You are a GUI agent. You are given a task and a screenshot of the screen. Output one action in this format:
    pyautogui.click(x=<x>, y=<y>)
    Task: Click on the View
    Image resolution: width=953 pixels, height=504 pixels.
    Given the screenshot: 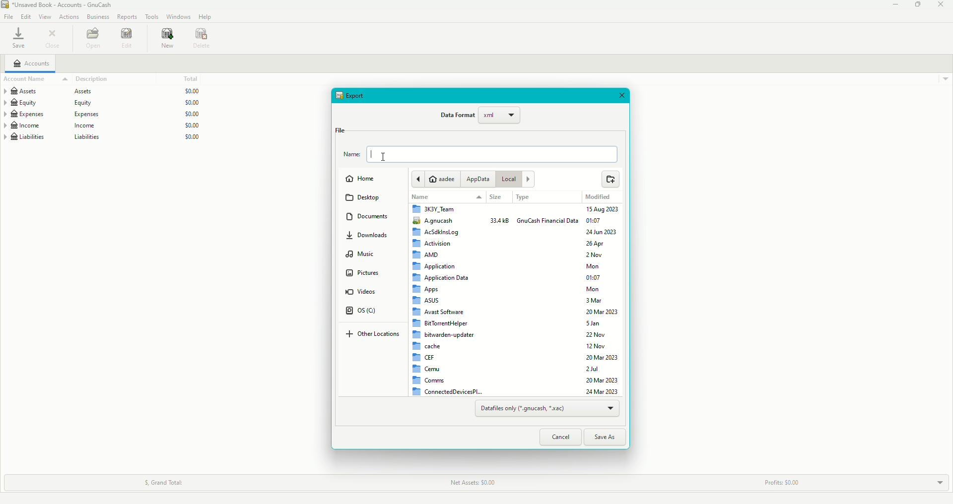 What is the action you would take?
    pyautogui.click(x=44, y=17)
    